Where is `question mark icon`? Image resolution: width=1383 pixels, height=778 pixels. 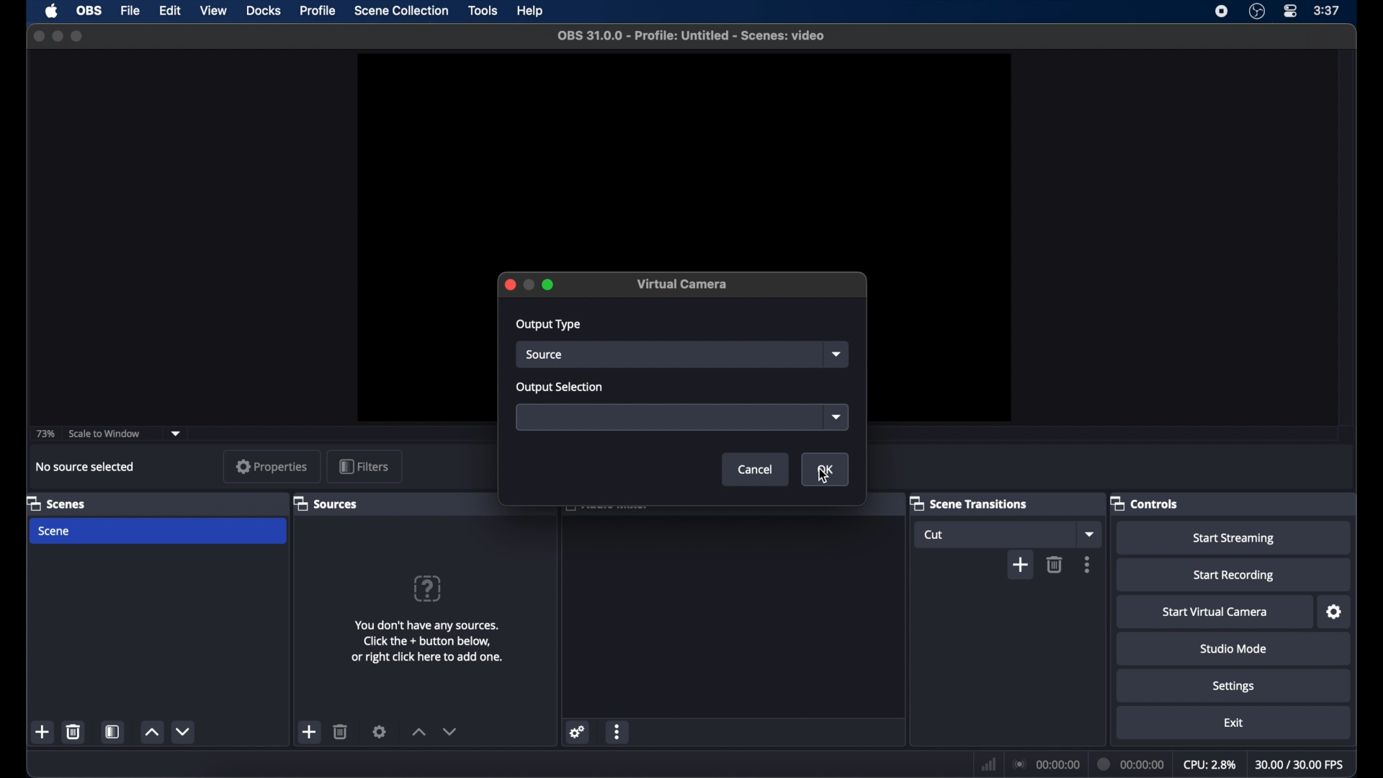
question mark icon is located at coordinates (428, 589).